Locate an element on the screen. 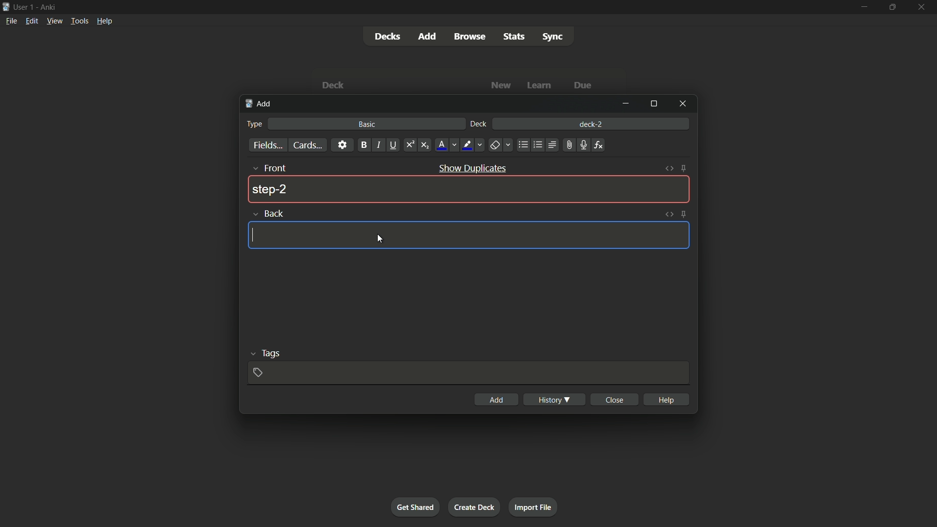  unordered list is located at coordinates (523, 145).